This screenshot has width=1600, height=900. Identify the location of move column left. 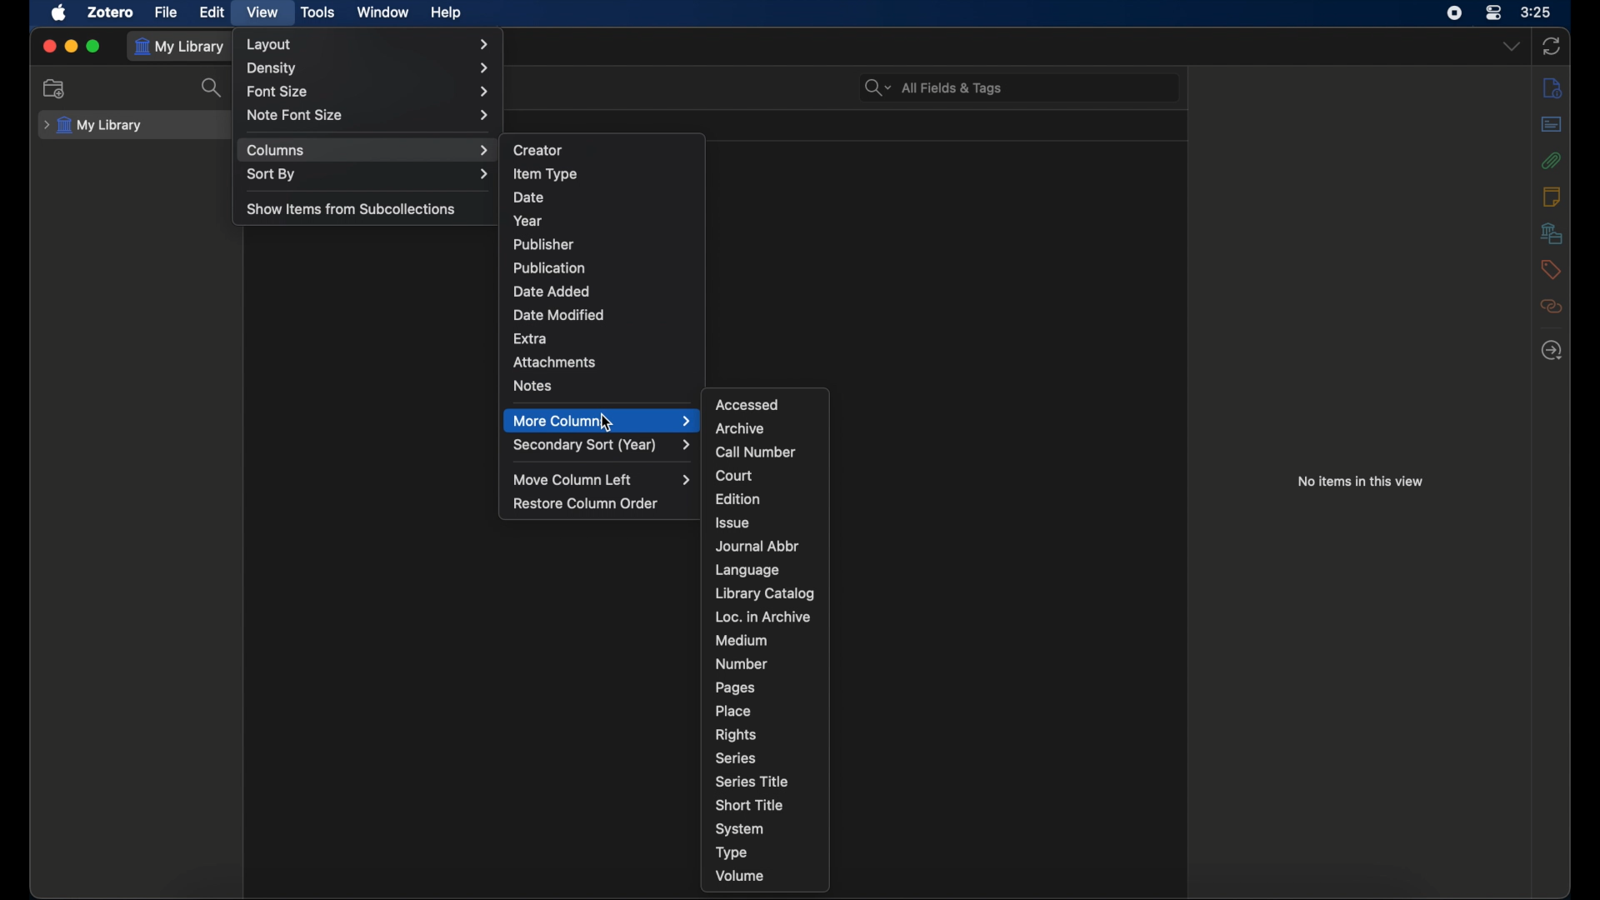
(602, 479).